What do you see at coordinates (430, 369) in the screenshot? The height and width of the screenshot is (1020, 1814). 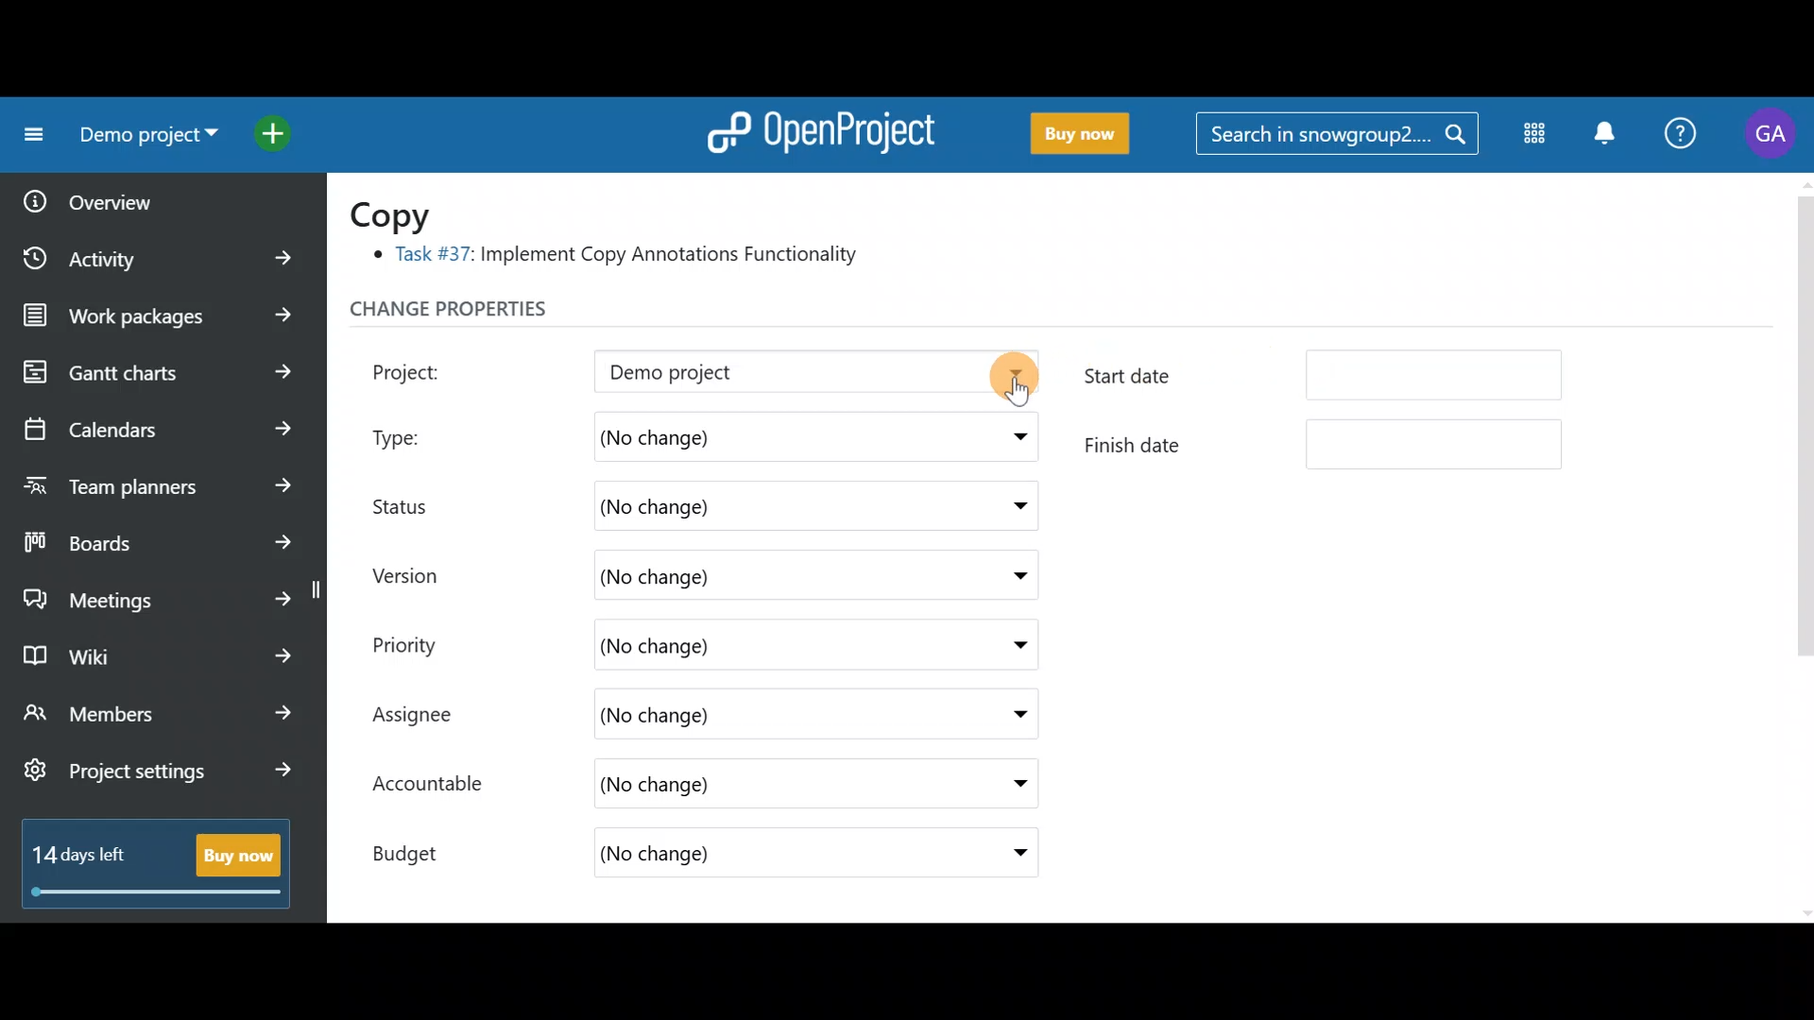 I see `Project` at bounding box center [430, 369].